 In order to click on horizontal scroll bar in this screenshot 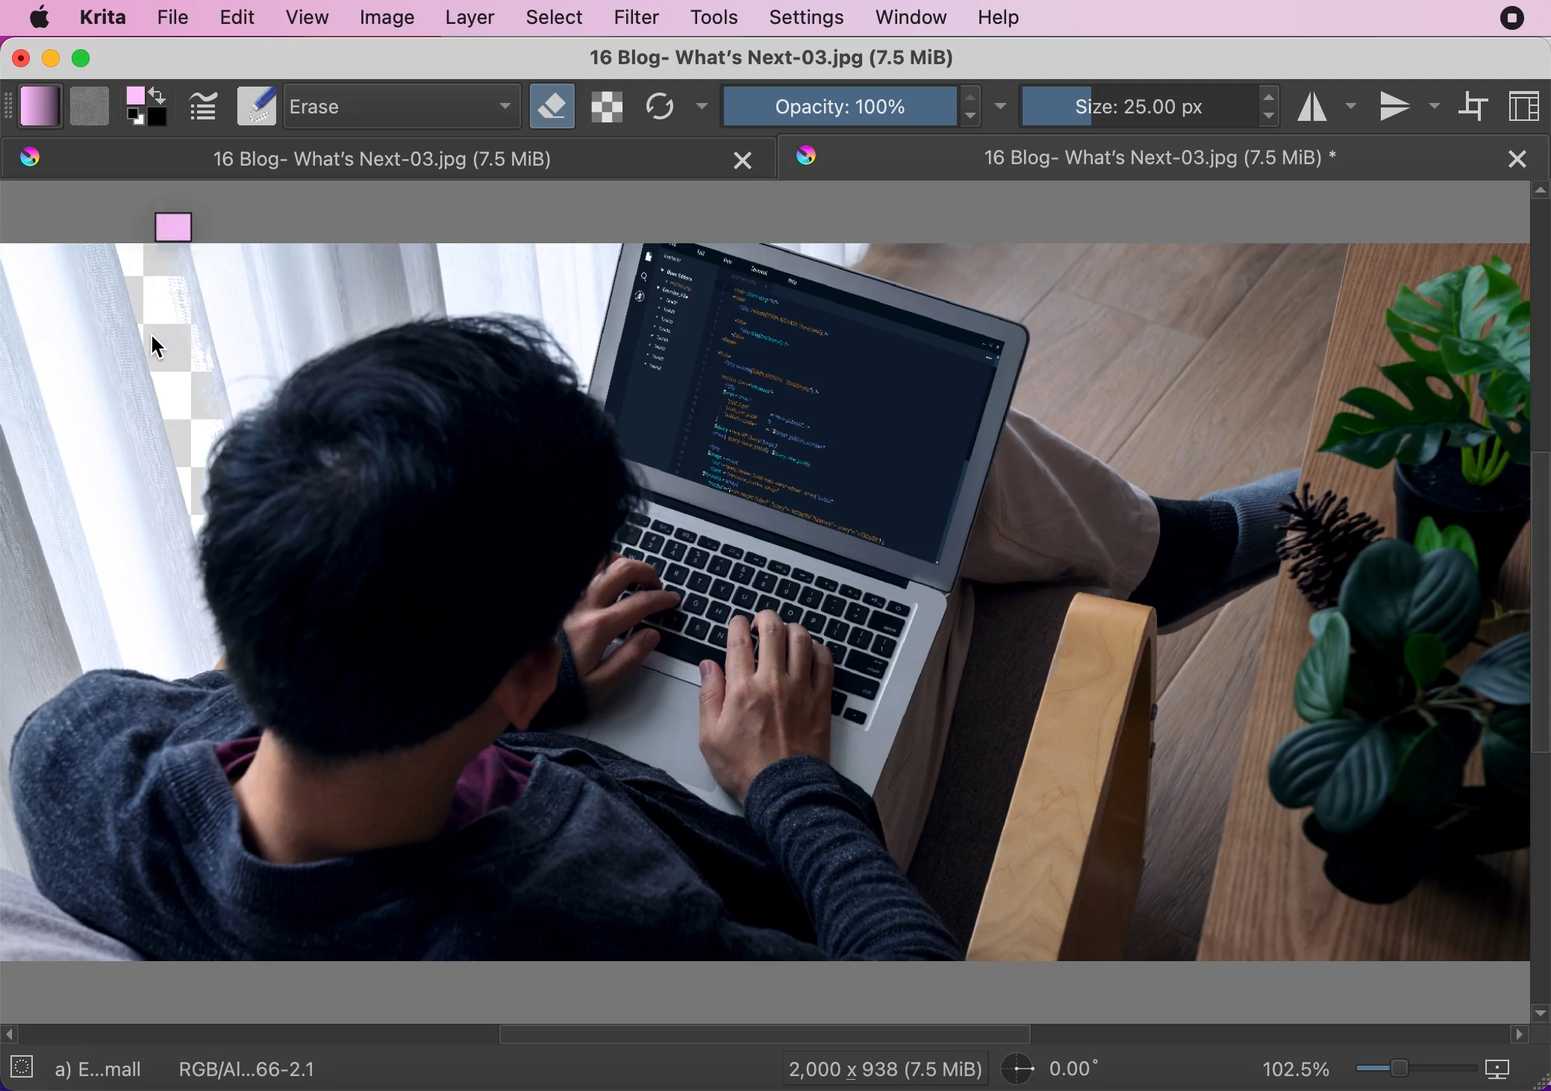, I will do `click(766, 1035)`.